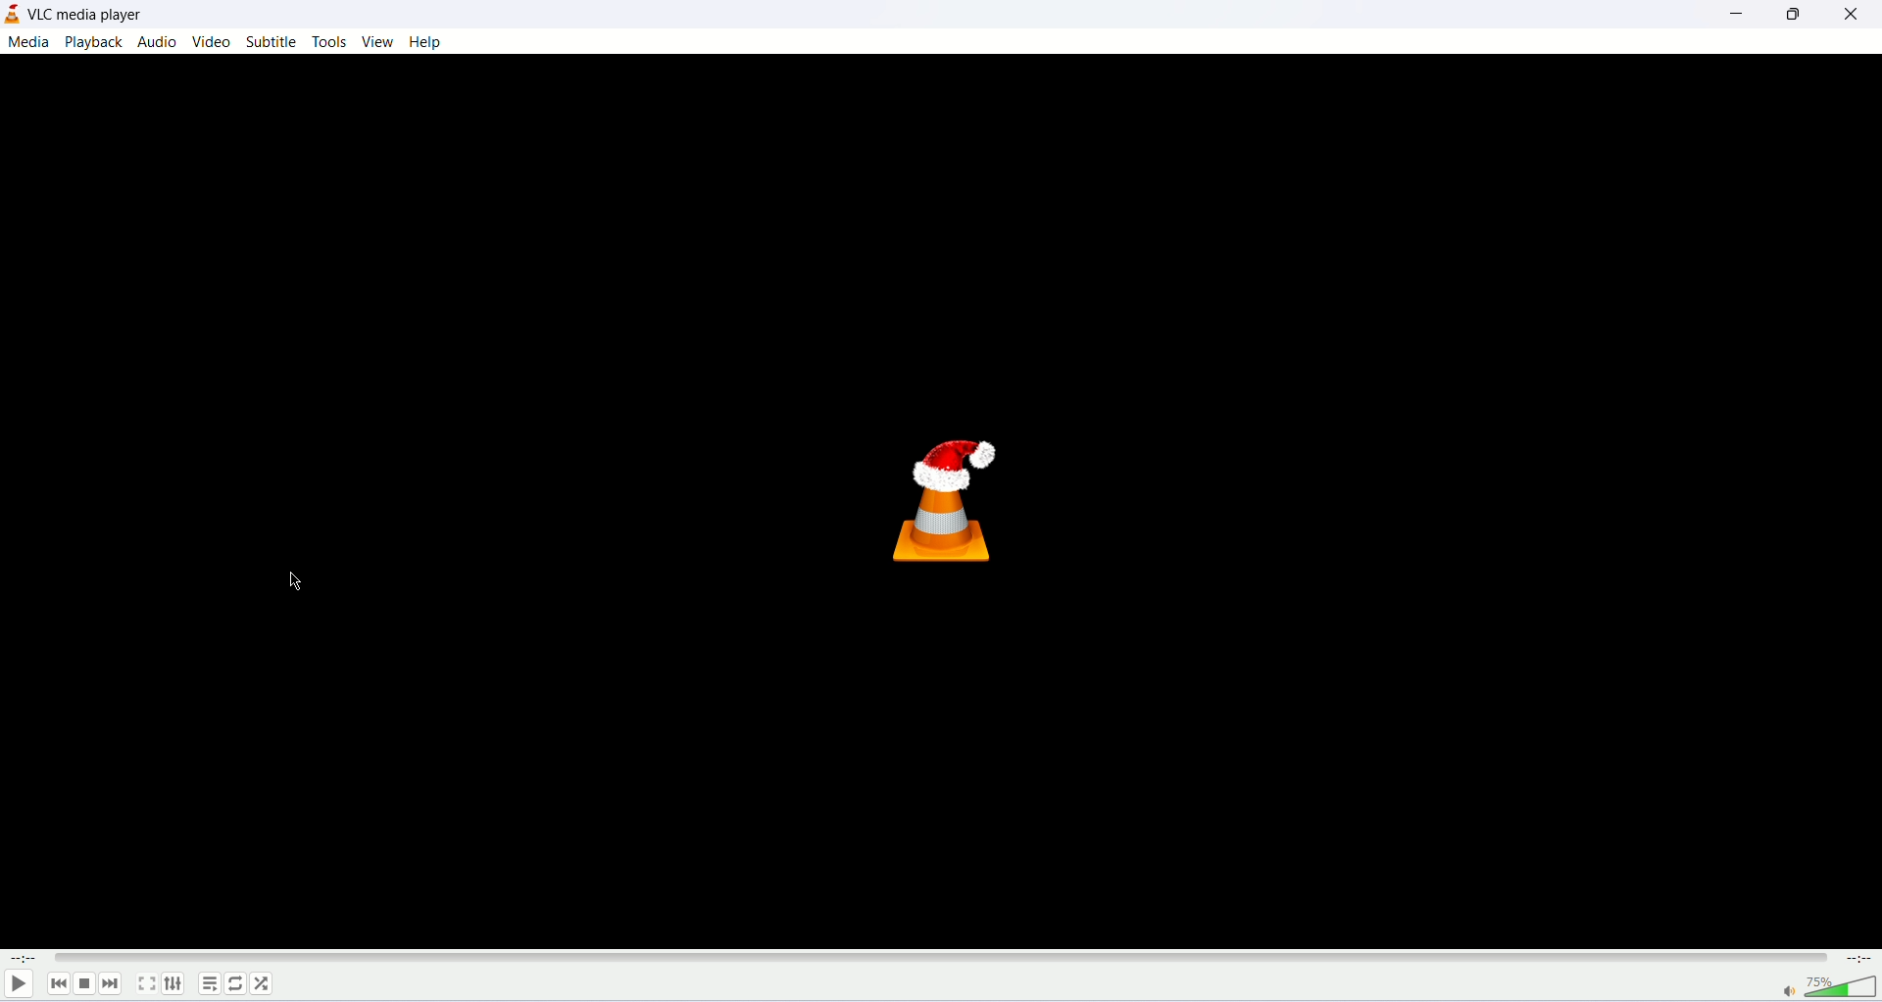 The height and width of the screenshot is (1002, 1882). I want to click on play, so click(18, 986).